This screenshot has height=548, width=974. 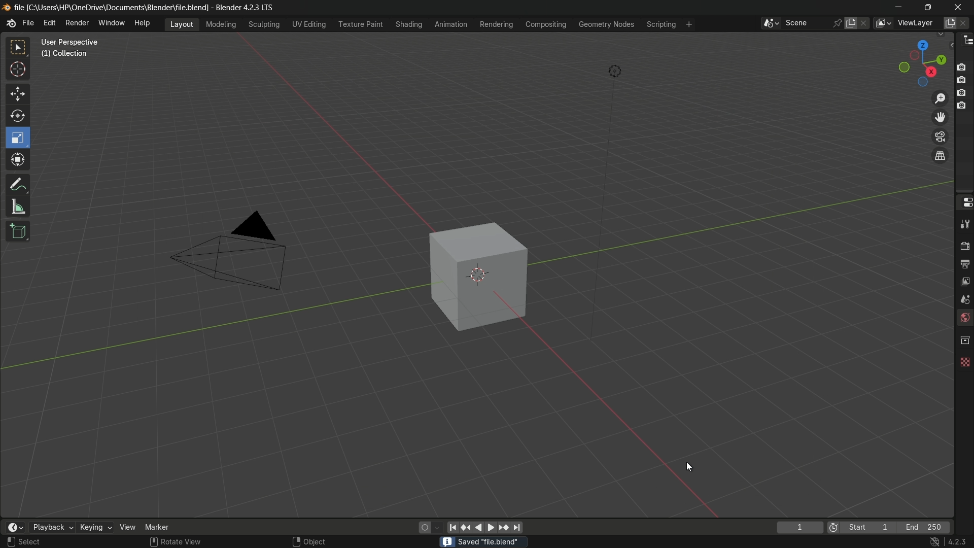 I want to click on view layer, so click(x=964, y=281).